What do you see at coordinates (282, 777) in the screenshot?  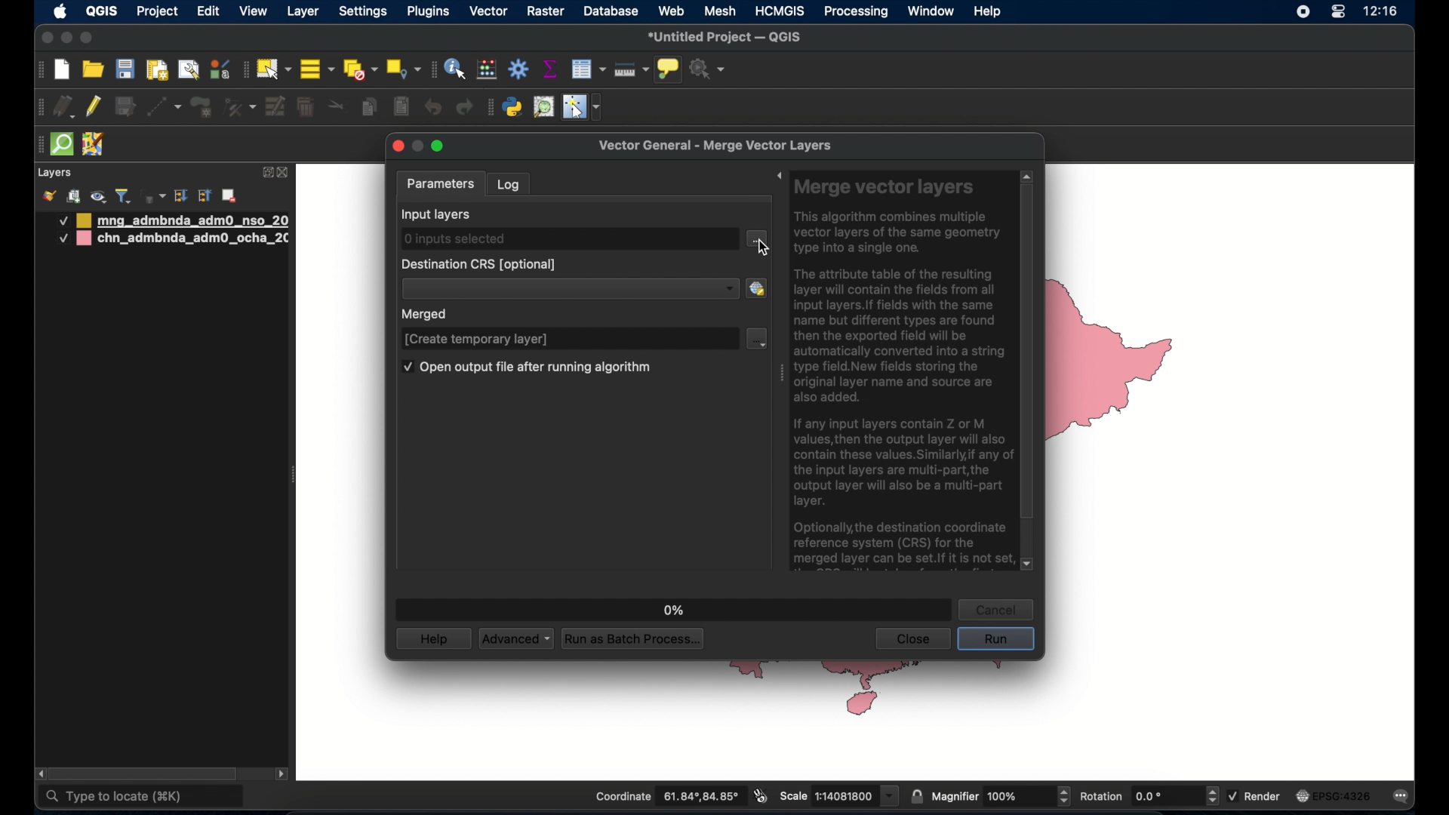 I see `scroll right arrow` at bounding box center [282, 777].